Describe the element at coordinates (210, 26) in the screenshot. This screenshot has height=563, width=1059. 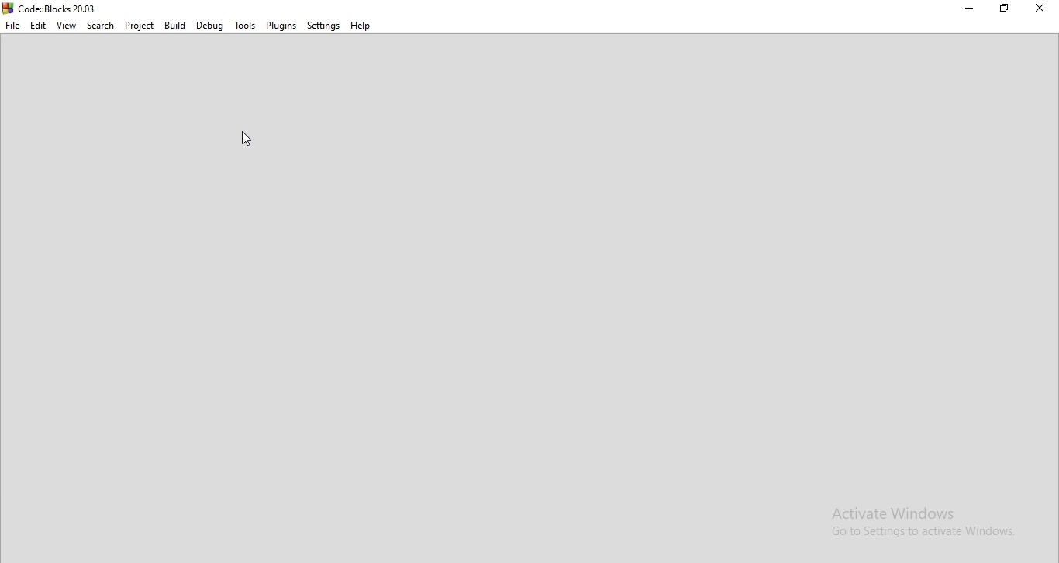
I see `Debug ` at that location.